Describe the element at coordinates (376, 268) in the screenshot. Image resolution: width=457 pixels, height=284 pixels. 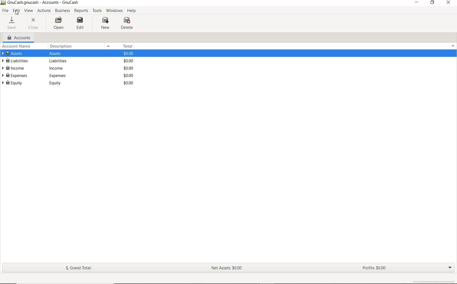
I see `PROFITS` at that location.